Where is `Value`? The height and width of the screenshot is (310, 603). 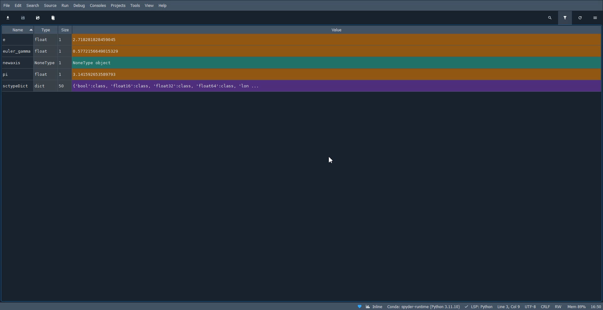
Value is located at coordinates (335, 29).